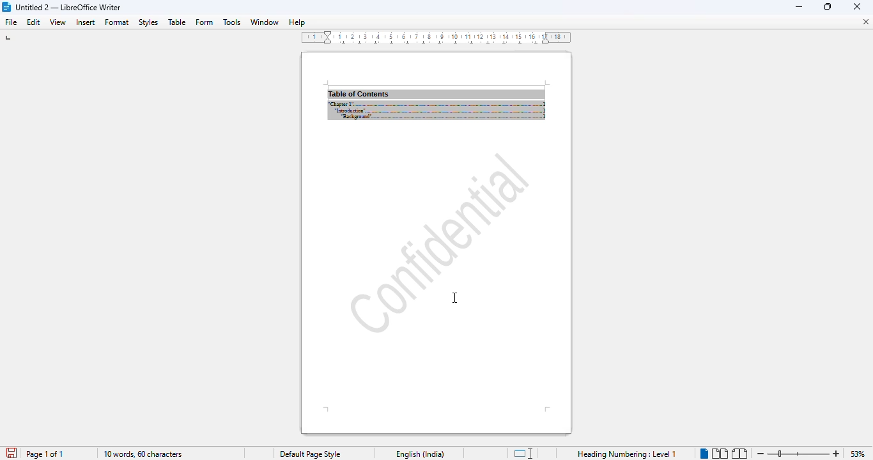 The width and height of the screenshot is (873, 460). I want to click on ruler, so click(435, 38).